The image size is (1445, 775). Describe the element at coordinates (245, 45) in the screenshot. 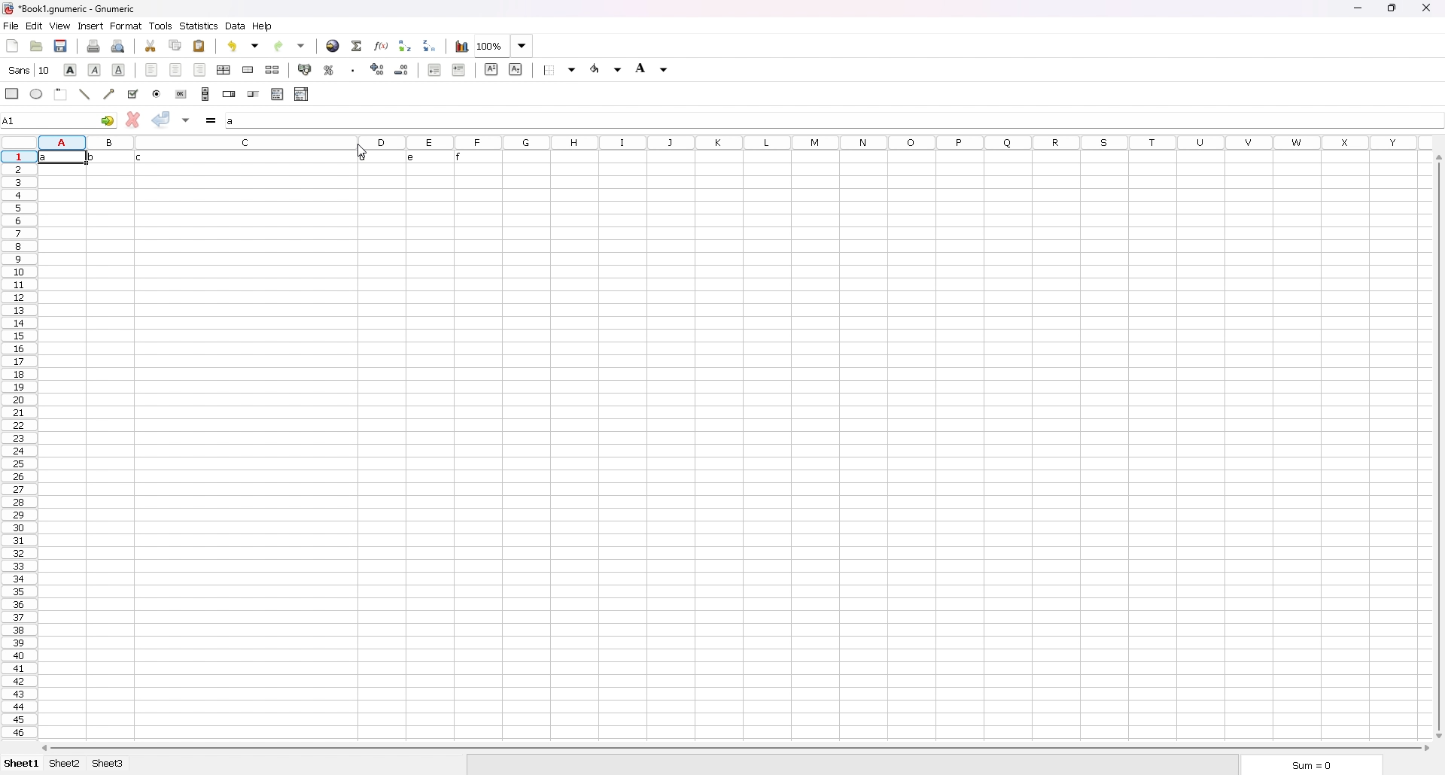

I see `undo` at that location.